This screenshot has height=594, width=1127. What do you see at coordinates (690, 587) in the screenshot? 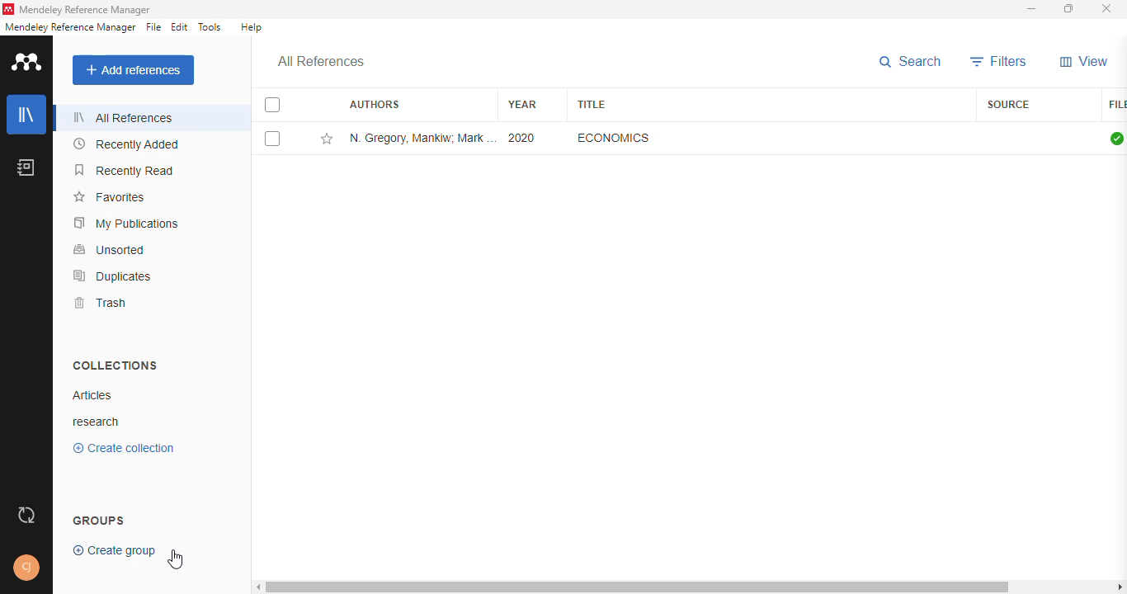
I see `horizontal scroll bar` at bounding box center [690, 587].